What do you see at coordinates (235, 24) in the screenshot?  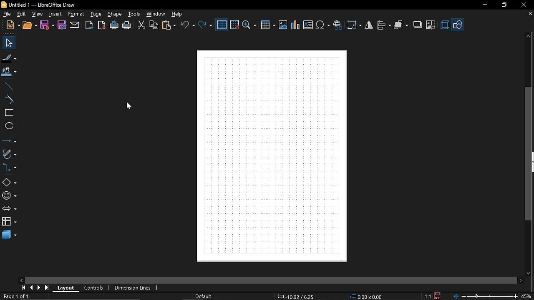 I see `snap to grid` at bounding box center [235, 24].